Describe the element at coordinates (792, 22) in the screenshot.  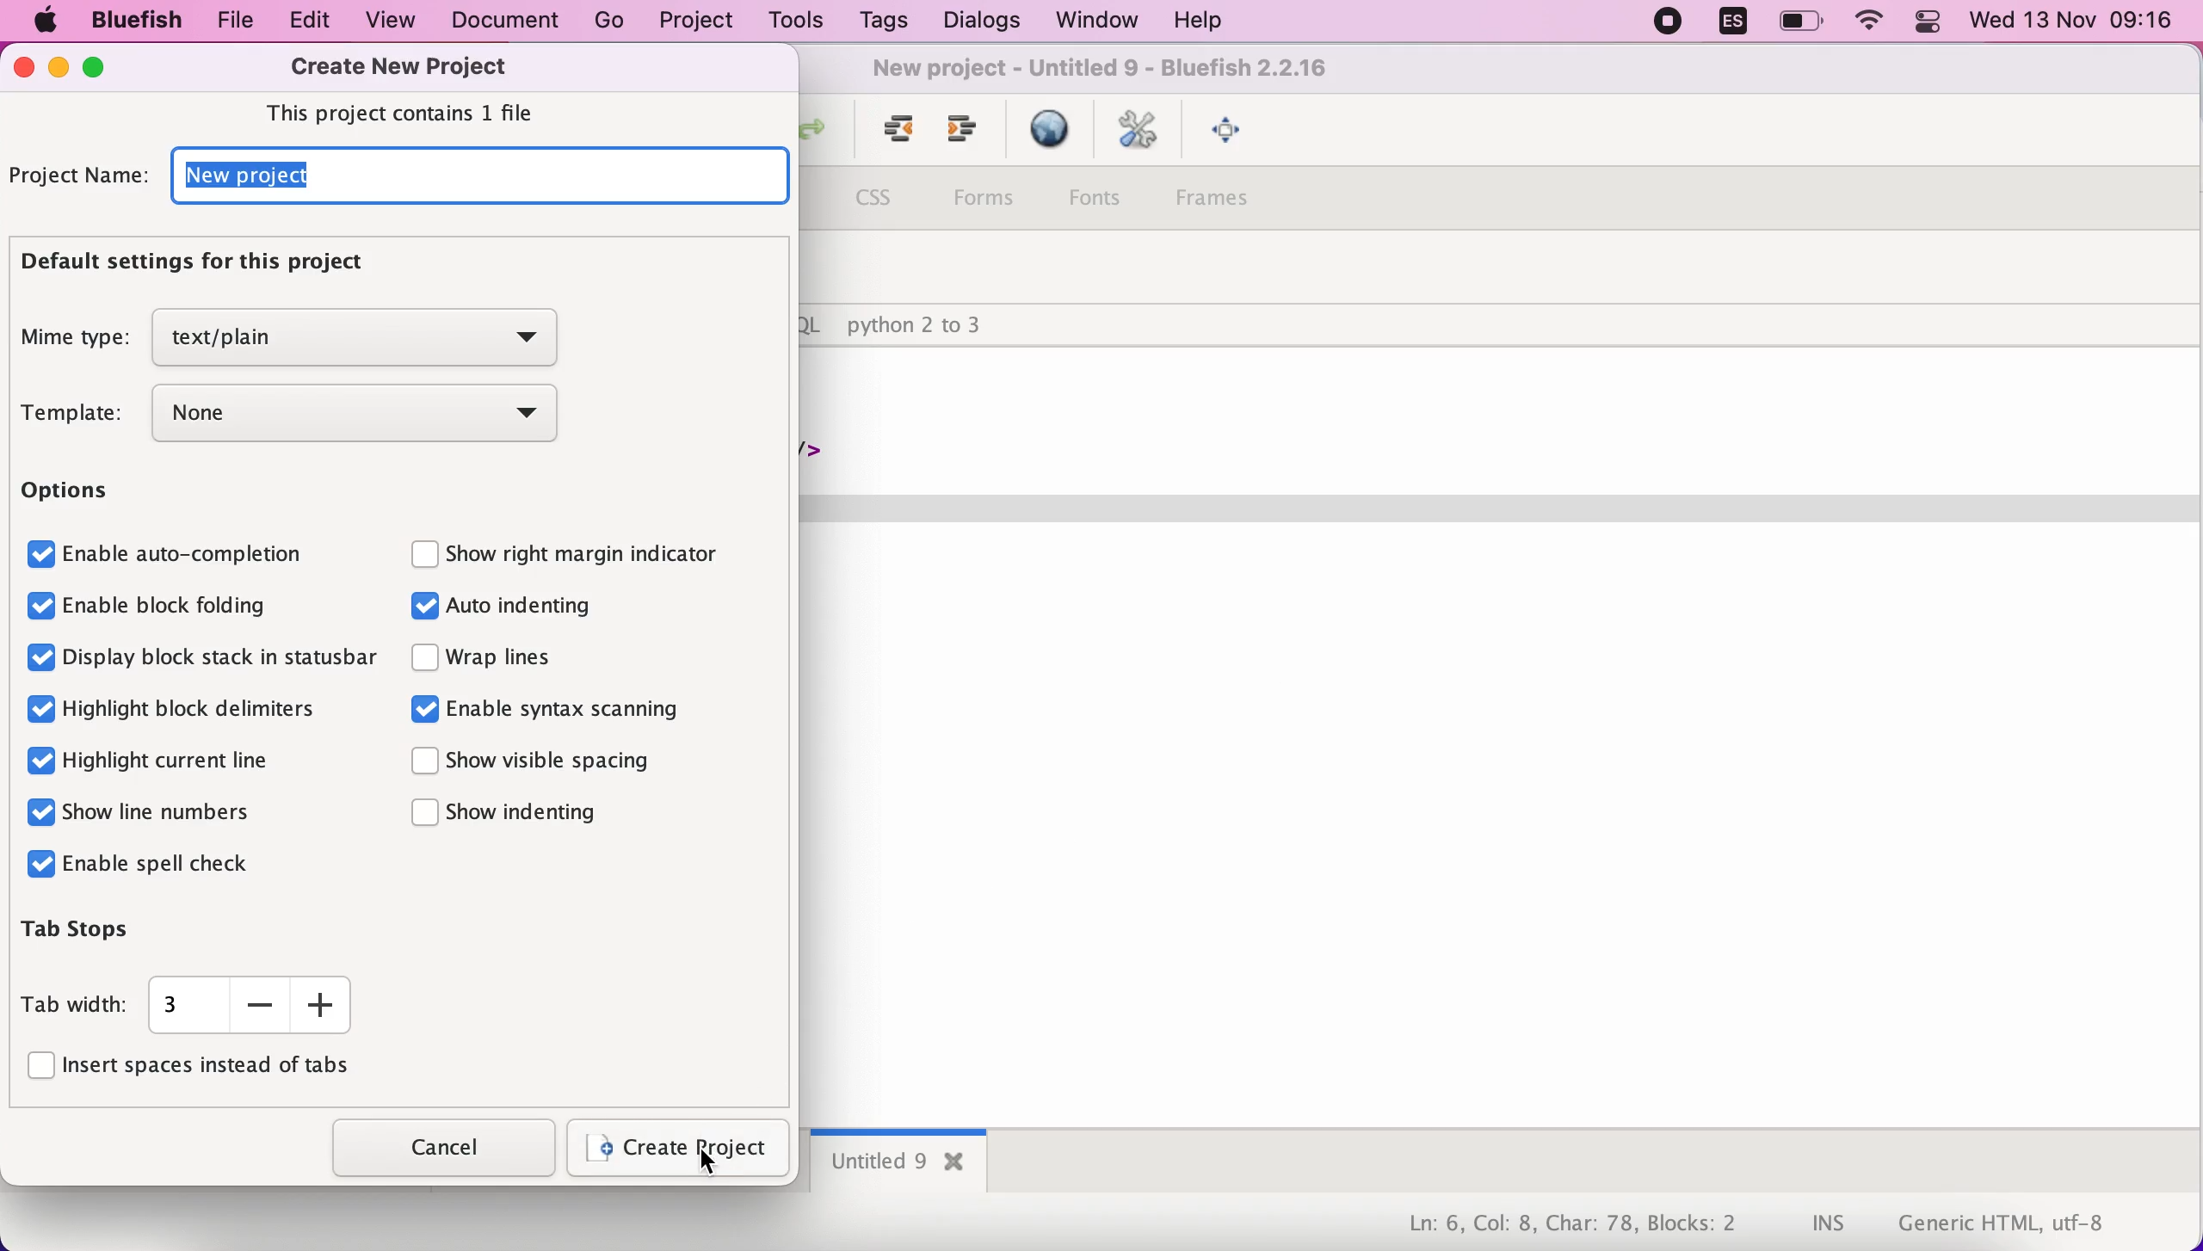
I see `tools` at that location.